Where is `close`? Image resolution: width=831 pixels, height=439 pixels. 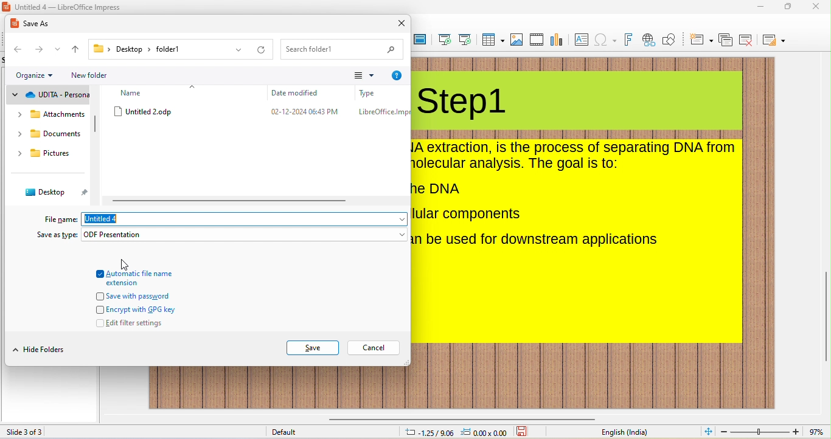
close is located at coordinates (402, 25).